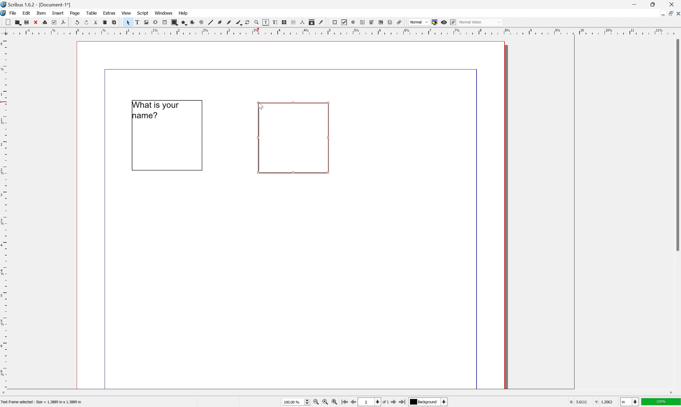  I want to click on scribus 1.6.2 - [document-1*], so click(36, 4).